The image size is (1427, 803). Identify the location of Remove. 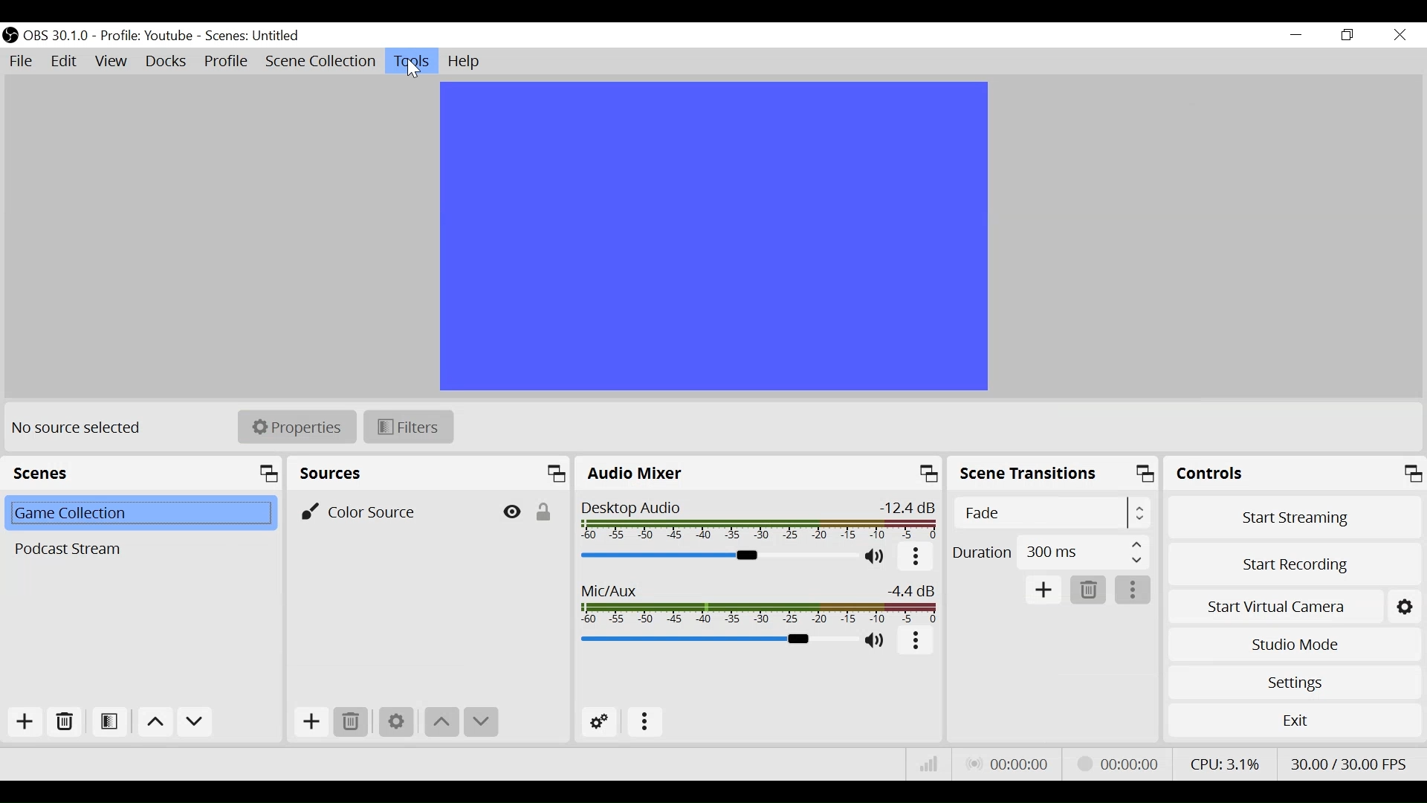
(353, 723).